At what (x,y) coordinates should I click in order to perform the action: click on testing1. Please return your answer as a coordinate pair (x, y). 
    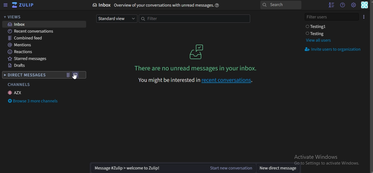
    Looking at the image, I should click on (317, 27).